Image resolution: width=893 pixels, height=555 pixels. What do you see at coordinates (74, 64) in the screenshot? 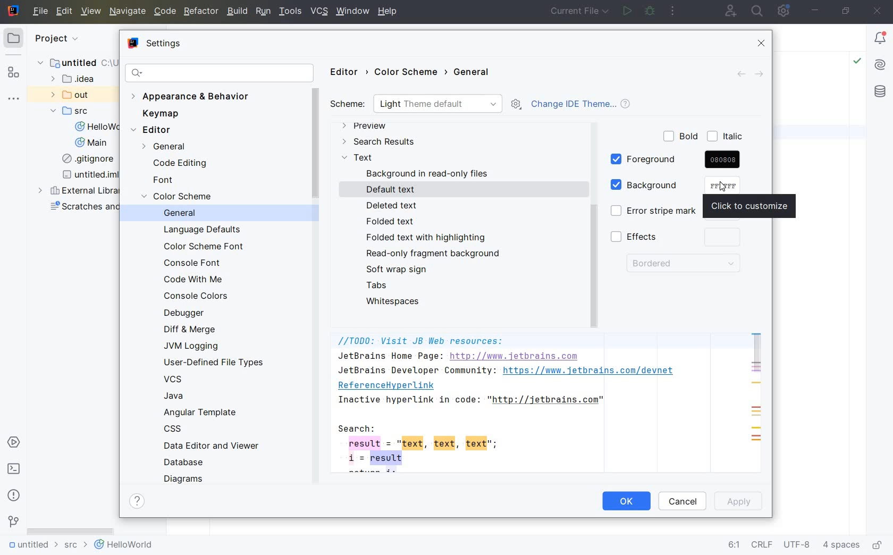
I see `untitled` at bounding box center [74, 64].